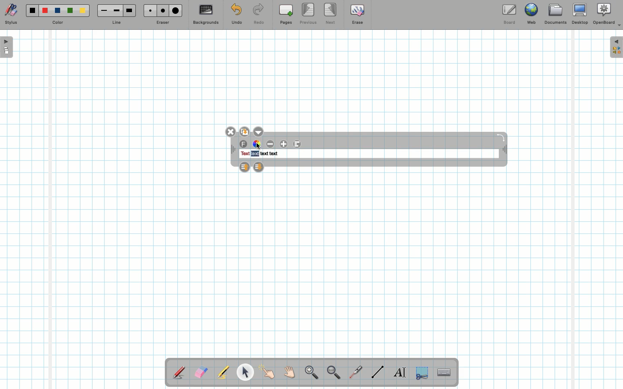 The width and height of the screenshot is (623, 389). I want to click on Medium eraser, so click(161, 10).